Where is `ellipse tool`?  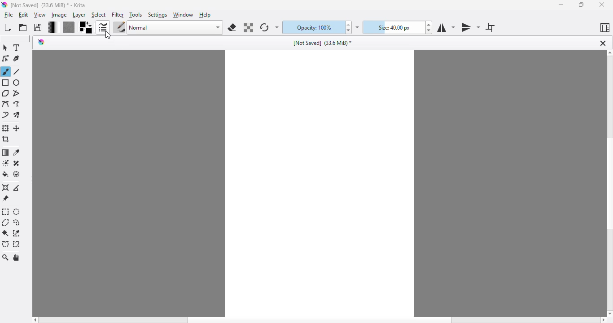
ellipse tool is located at coordinates (17, 83).